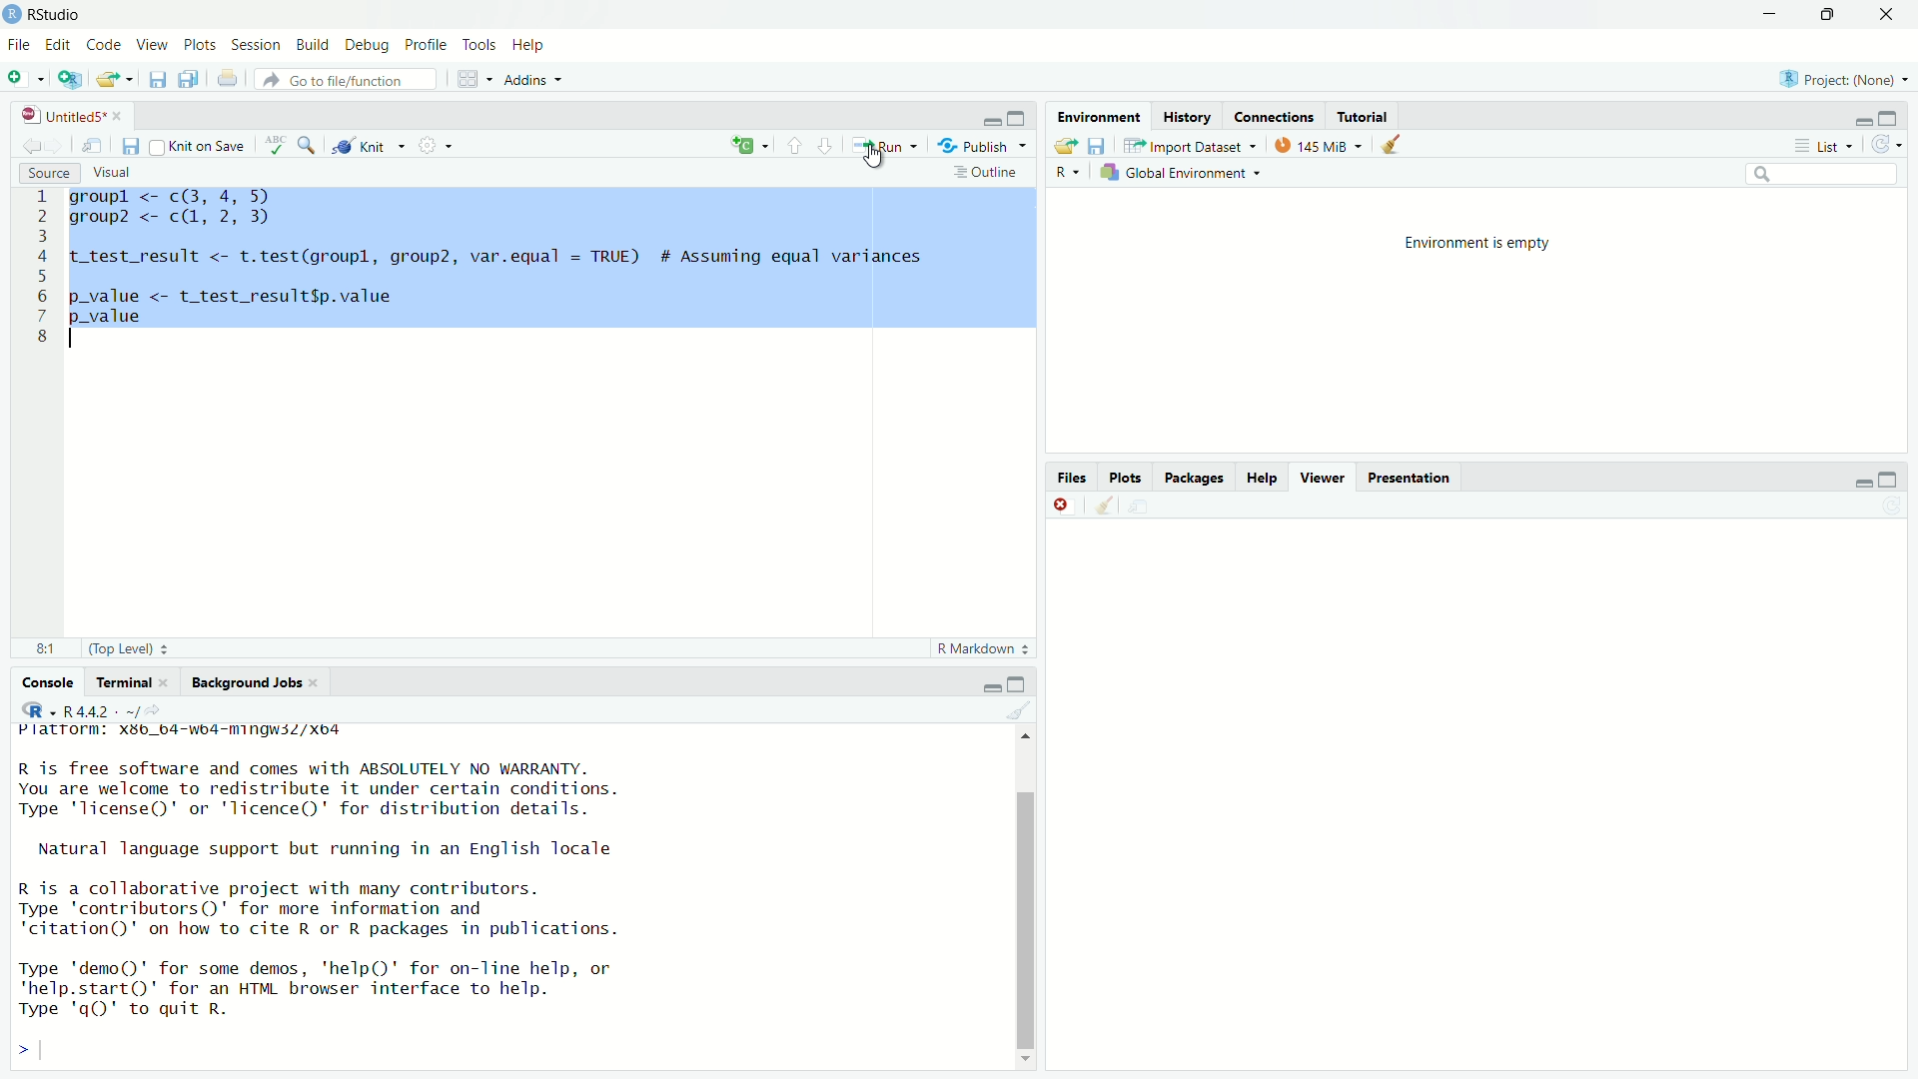 The width and height of the screenshot is (1918, 1079). Describe the element at coordinates (437, 144) in the screenshot. I see `settings` at that location.